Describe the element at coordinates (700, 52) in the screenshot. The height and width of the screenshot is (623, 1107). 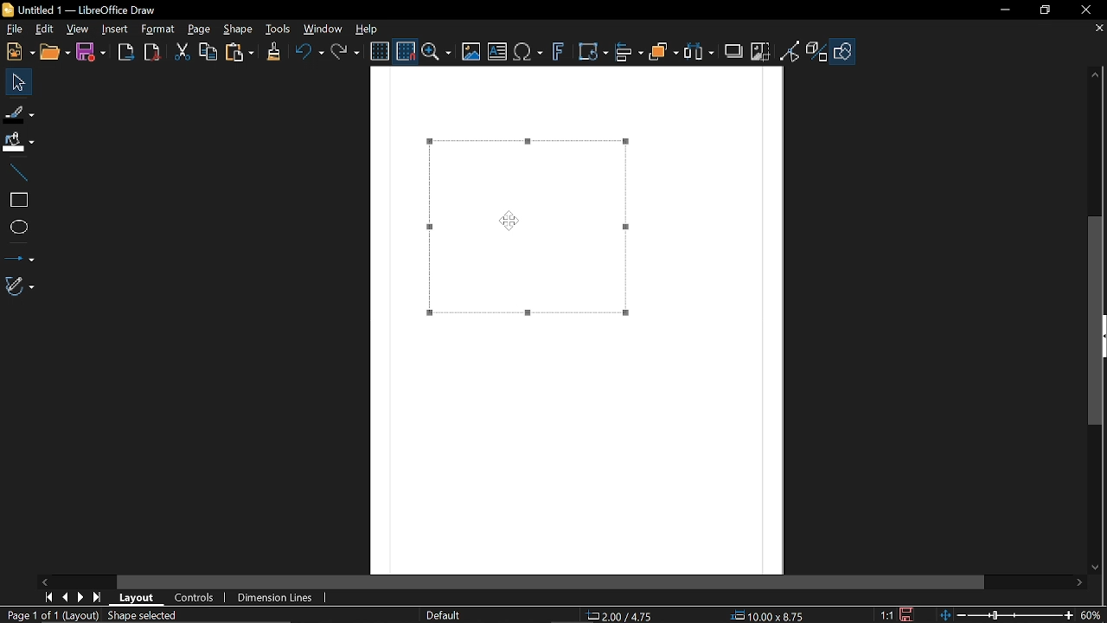
I see `Select at least three objects to distribute` at that location.